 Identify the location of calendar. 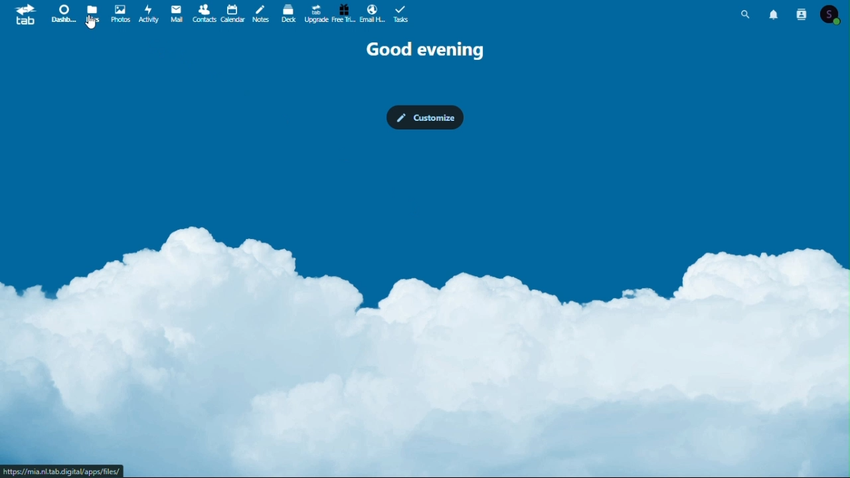
(233, 13).